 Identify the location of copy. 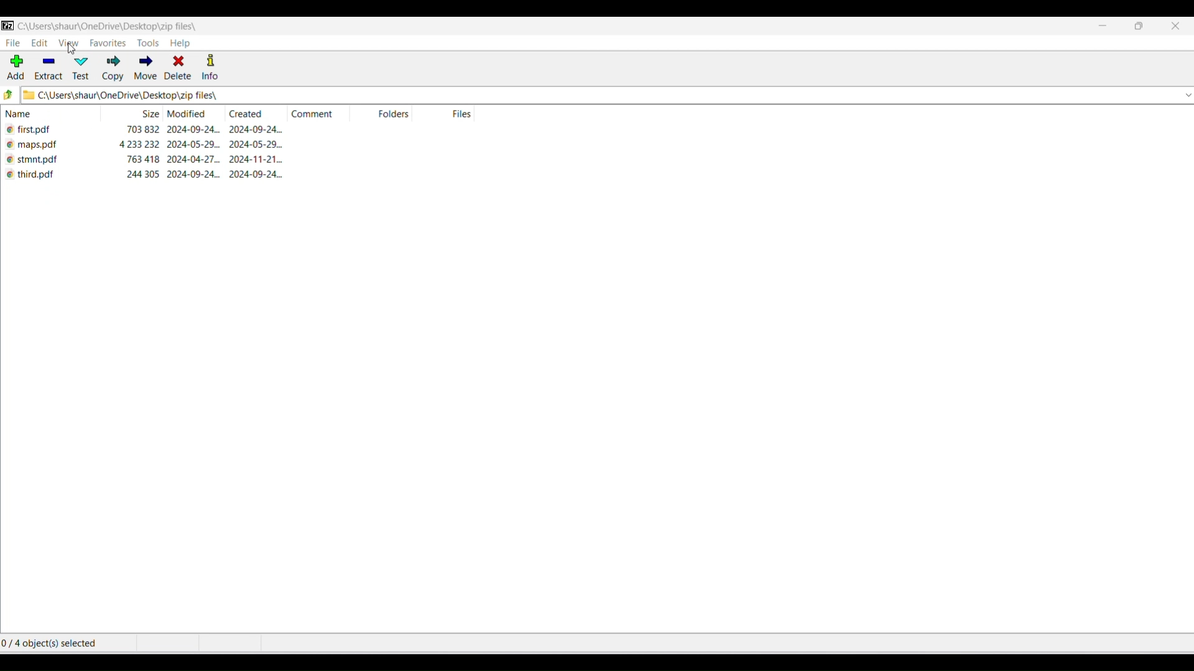
(113, 68).